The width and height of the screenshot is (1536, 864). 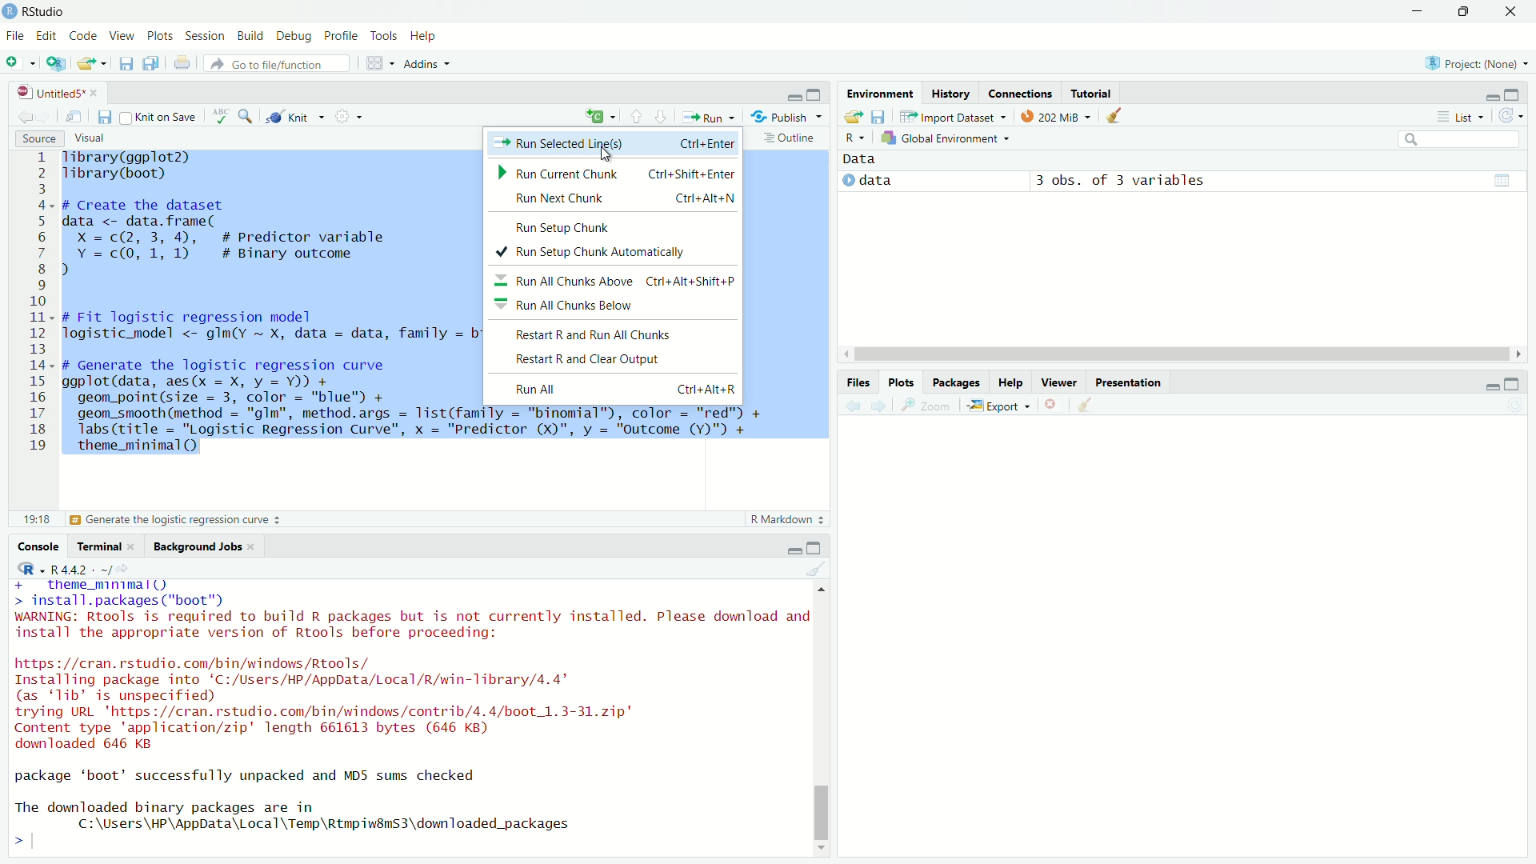 I want to click on Go to next section/chunk, so click(x=662, y=117).